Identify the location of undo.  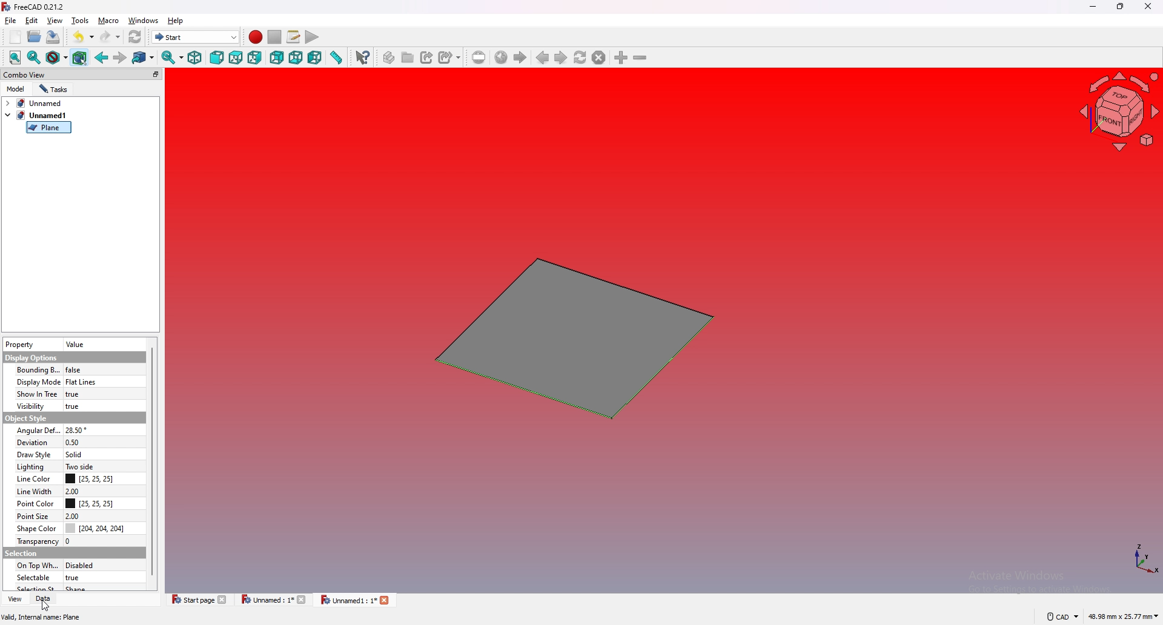
(84, 36).